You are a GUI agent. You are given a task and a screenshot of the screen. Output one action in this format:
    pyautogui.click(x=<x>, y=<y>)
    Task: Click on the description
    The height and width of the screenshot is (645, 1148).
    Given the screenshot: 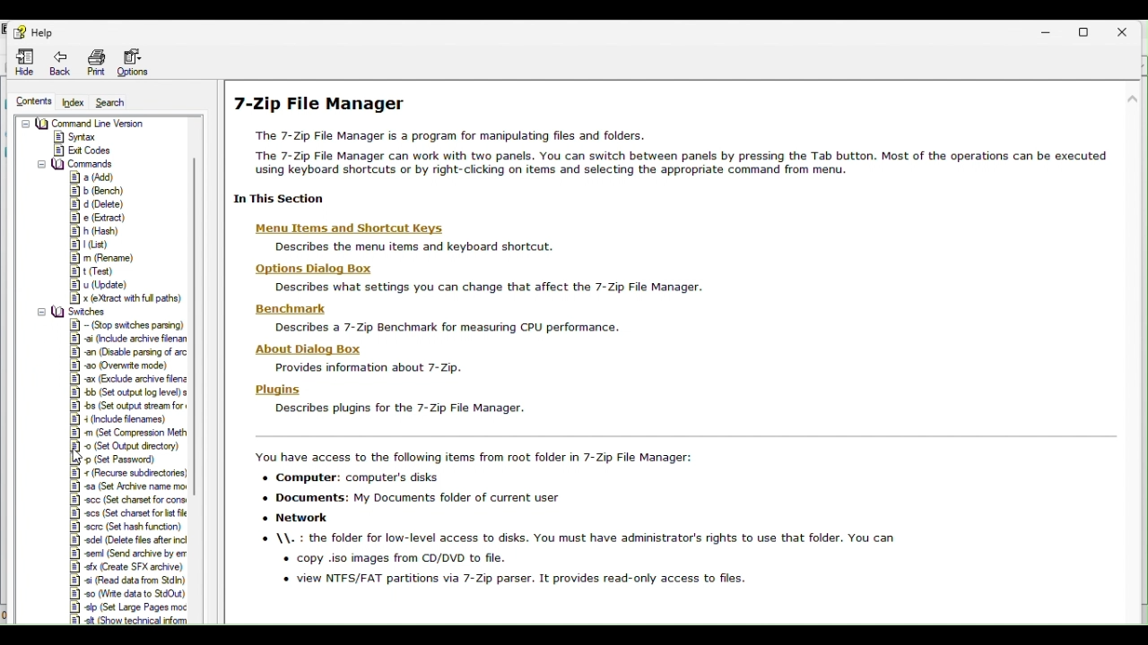 What is the action you would take?
    pyautogui.click(x=418, y=246)
    